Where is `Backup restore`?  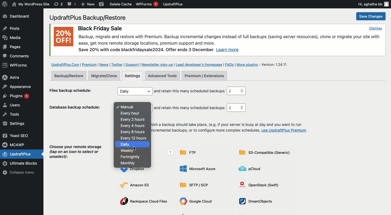 Backup restore is located at coordinates (69, 76).